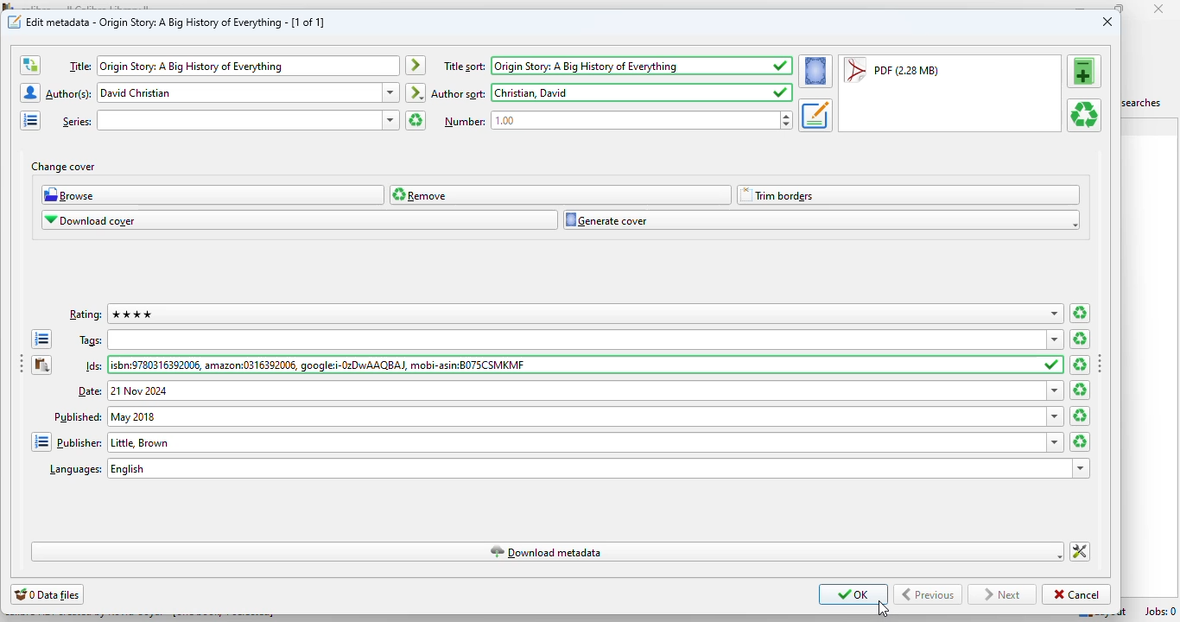 This screenshot has height=622, width=1180. I want to click on toggle sidebar, so click(1101, 362).